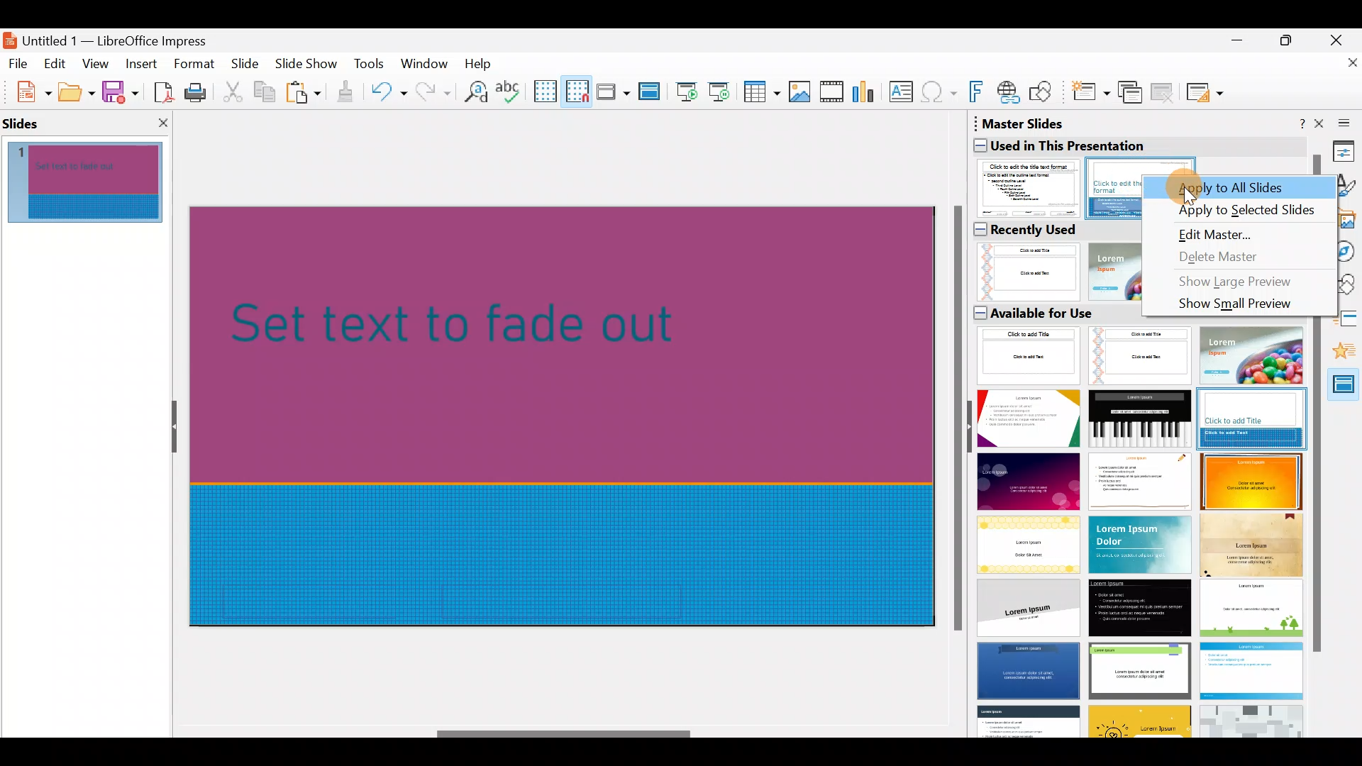 The image size is (1362, 766). Describe the element at coordinates (94, 183) in the screenshot. I see `Slide pane` at that location.